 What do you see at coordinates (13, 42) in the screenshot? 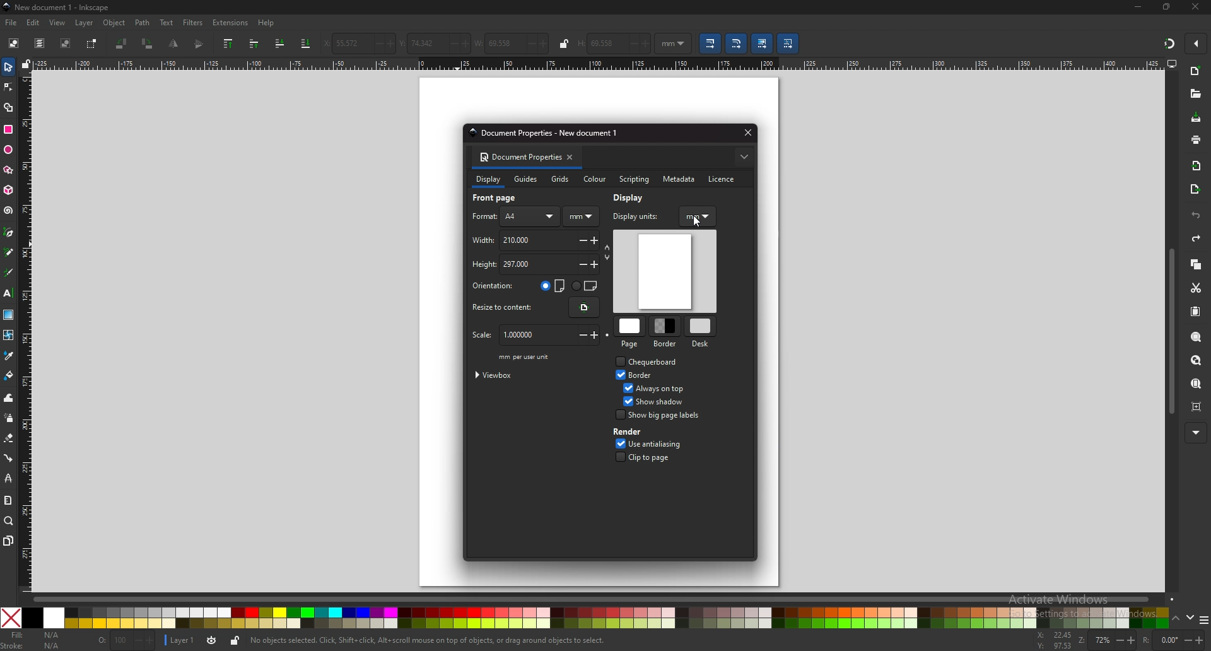
I see `select all objects` at bounding box center [13, 42].